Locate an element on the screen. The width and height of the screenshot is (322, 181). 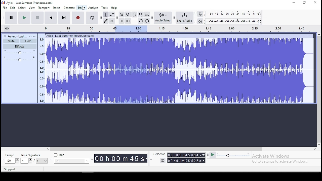
00h00m55989s is located at coordinates (186, 161).